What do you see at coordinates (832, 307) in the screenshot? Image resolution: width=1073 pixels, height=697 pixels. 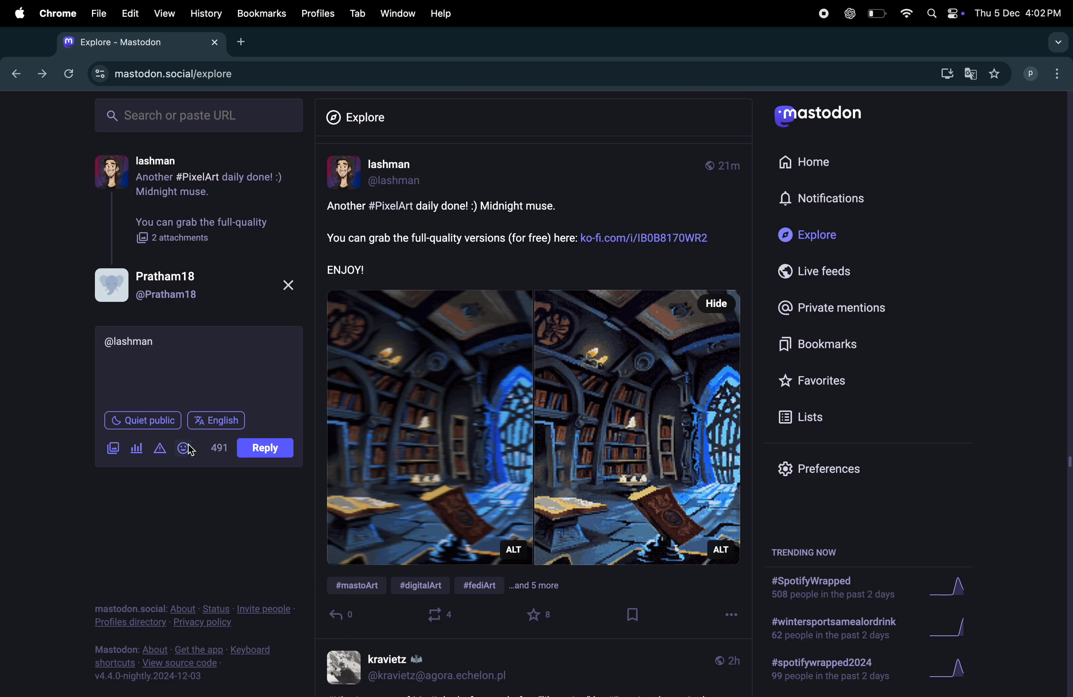 I see `Private mentions` at bounding box center [832, 307].